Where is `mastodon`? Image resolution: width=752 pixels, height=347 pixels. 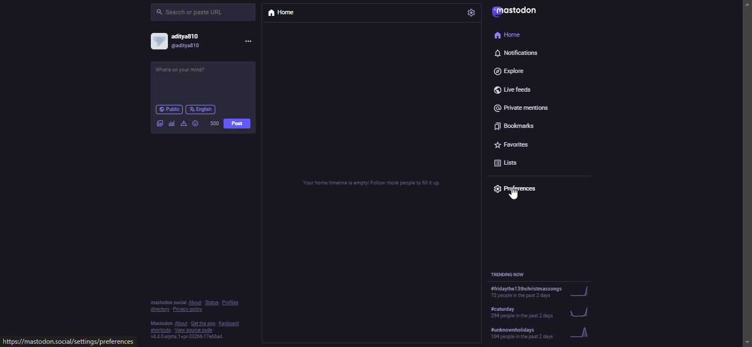 mastodon is located at coordinates (521, 12).